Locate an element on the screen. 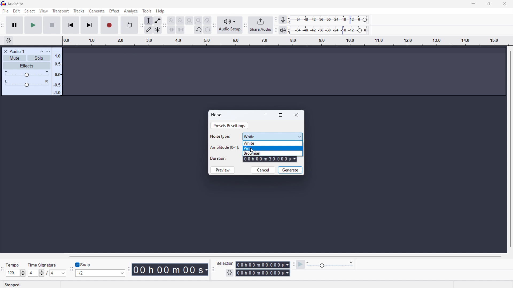 The image size is (513, 288). select snapping is located at coordinates (101, 273).